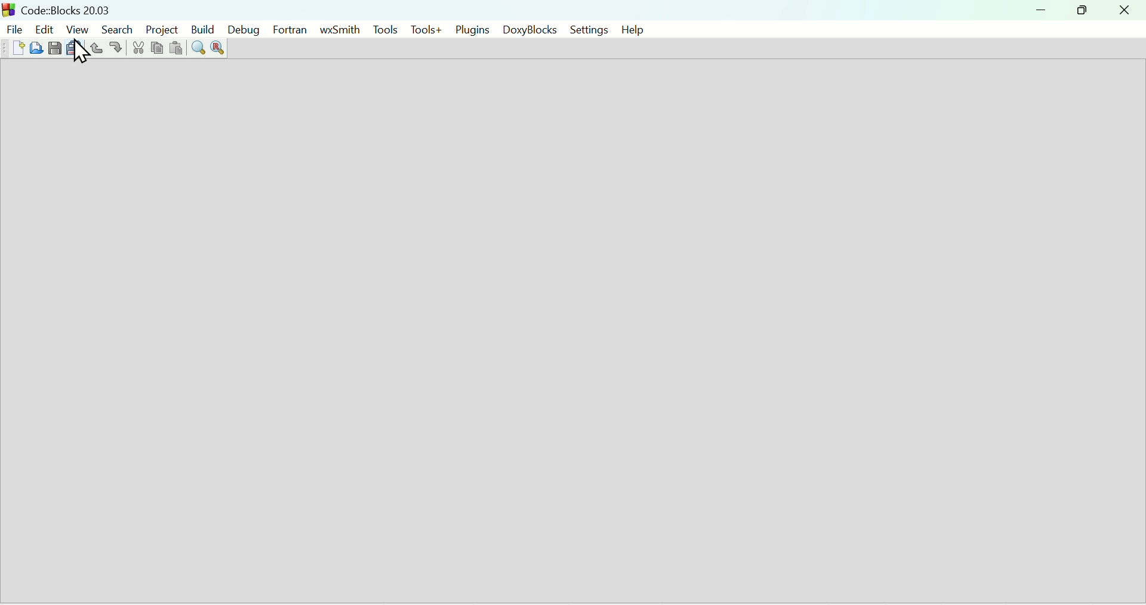  Describe the element at coordinates (13, 27) in the screenshot. I see `File` at that location.